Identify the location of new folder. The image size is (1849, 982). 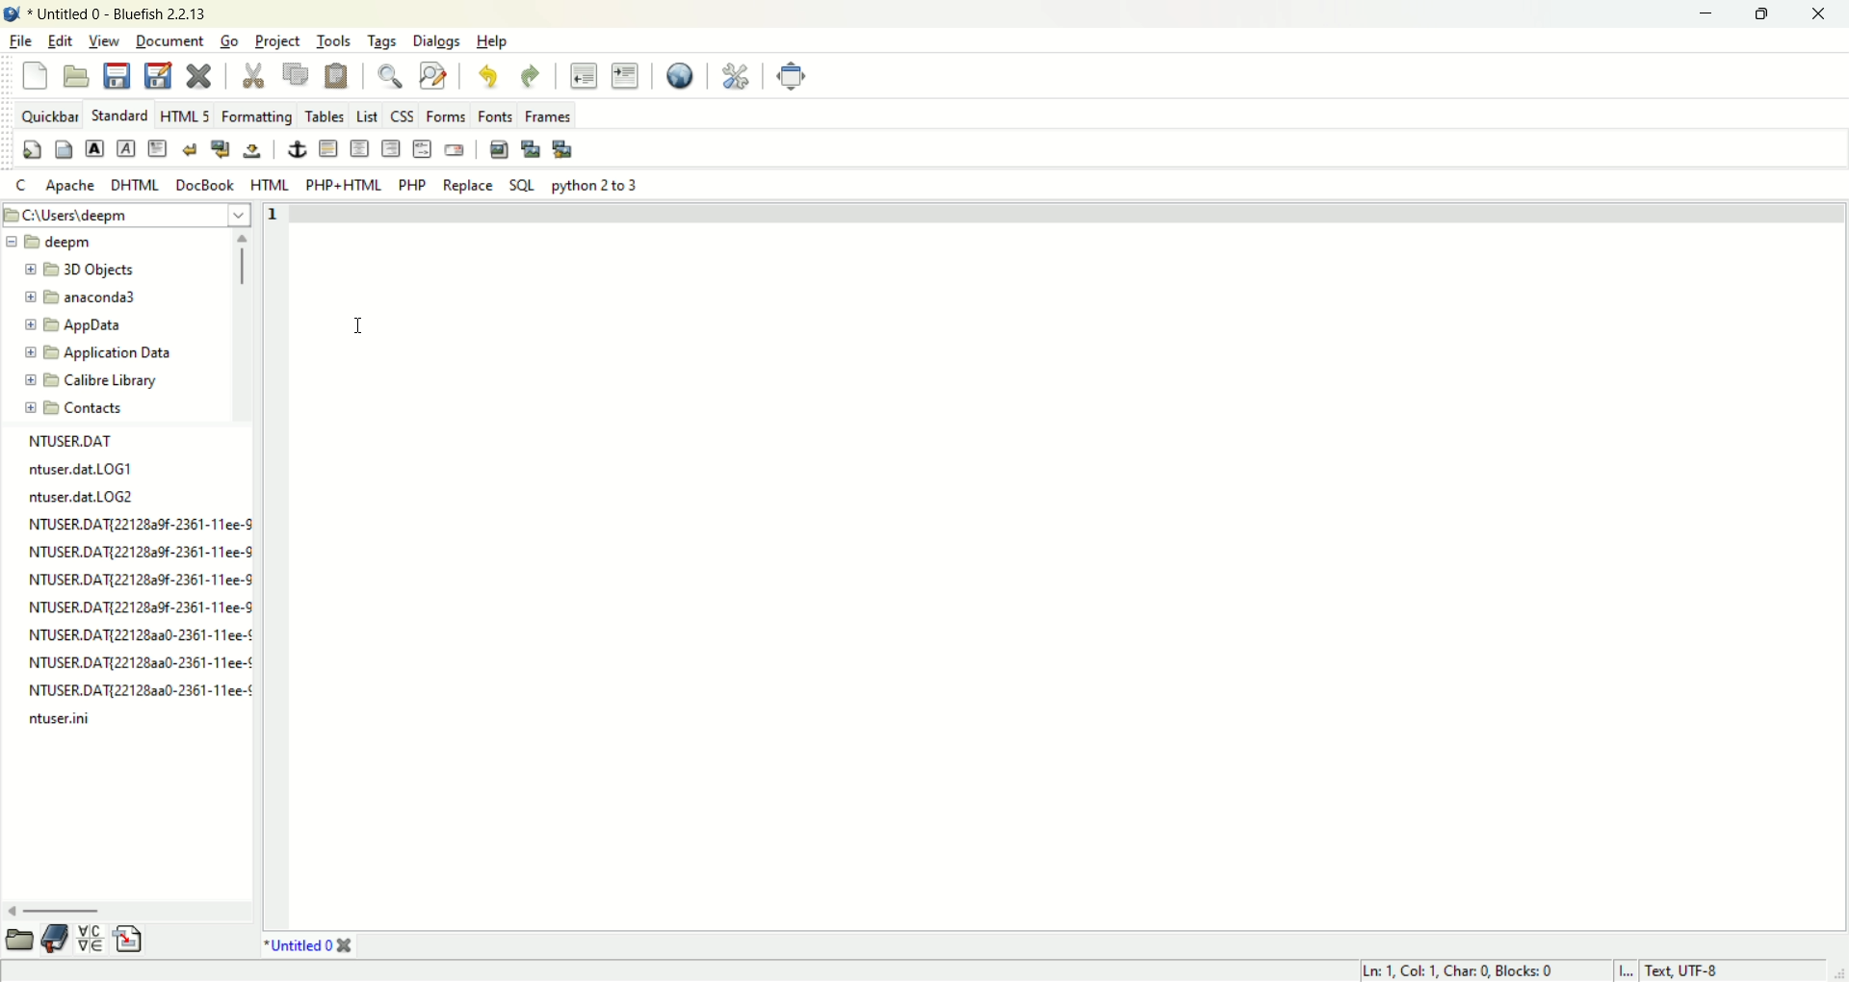
(118, 378).